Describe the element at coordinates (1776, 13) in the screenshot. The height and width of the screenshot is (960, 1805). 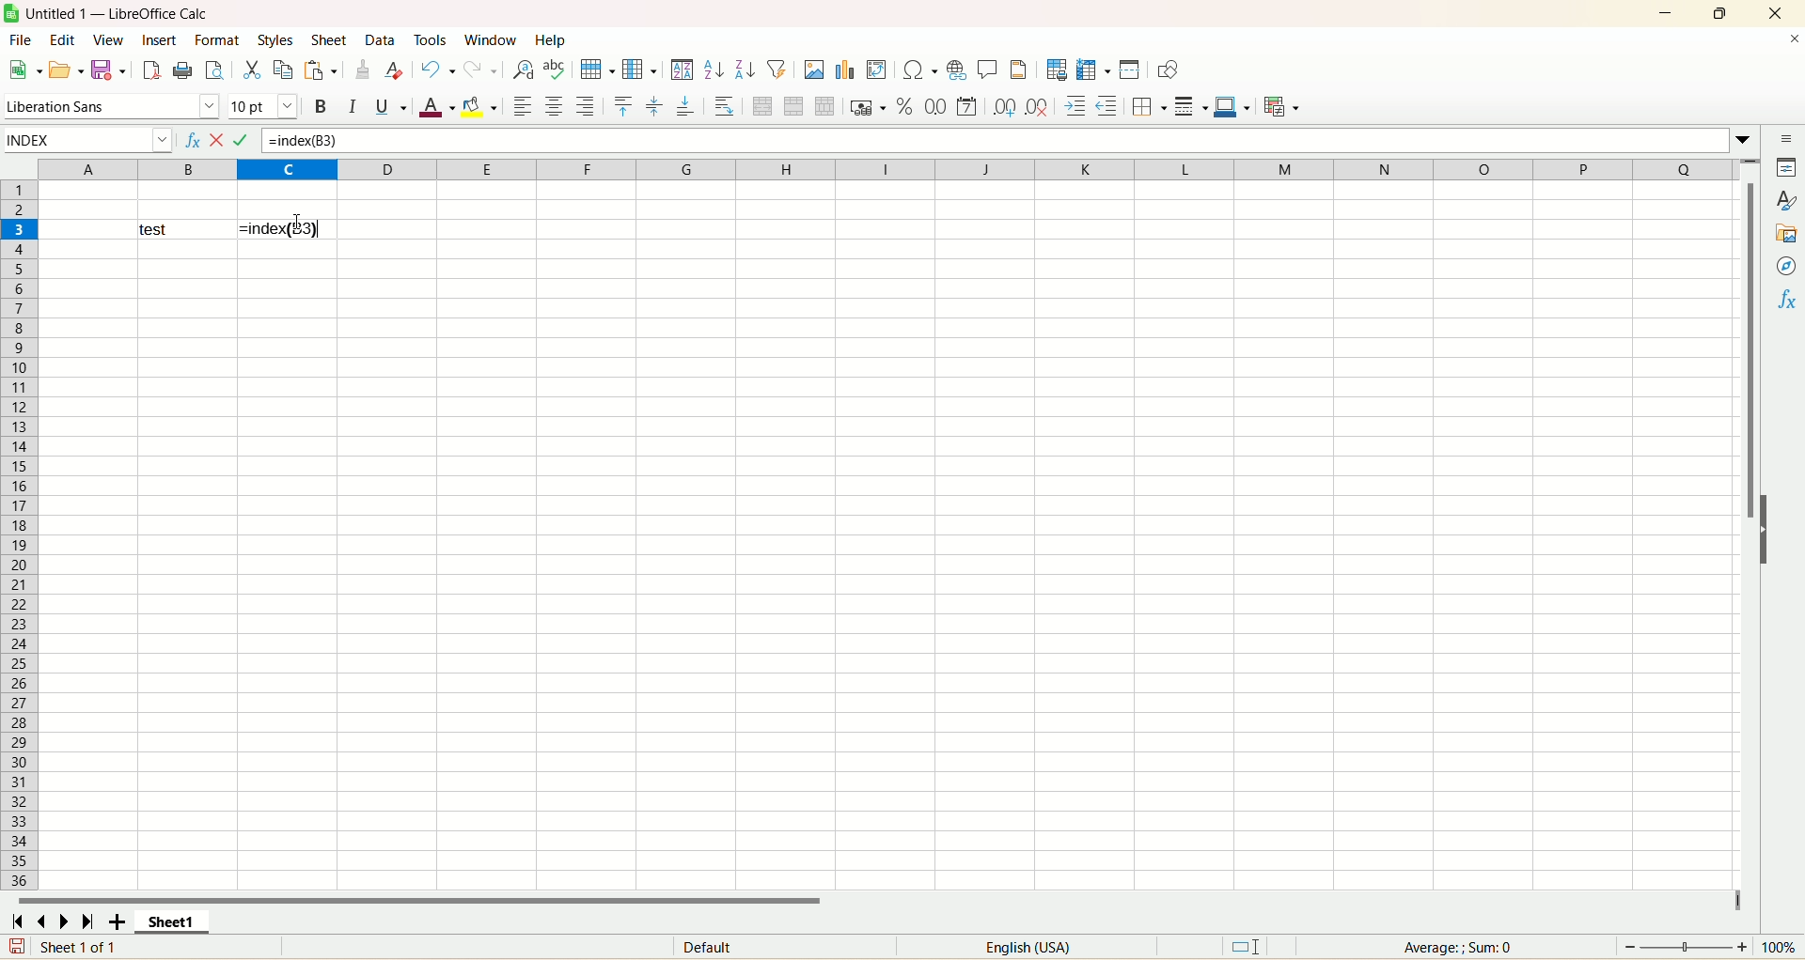
I see `close` at that location.